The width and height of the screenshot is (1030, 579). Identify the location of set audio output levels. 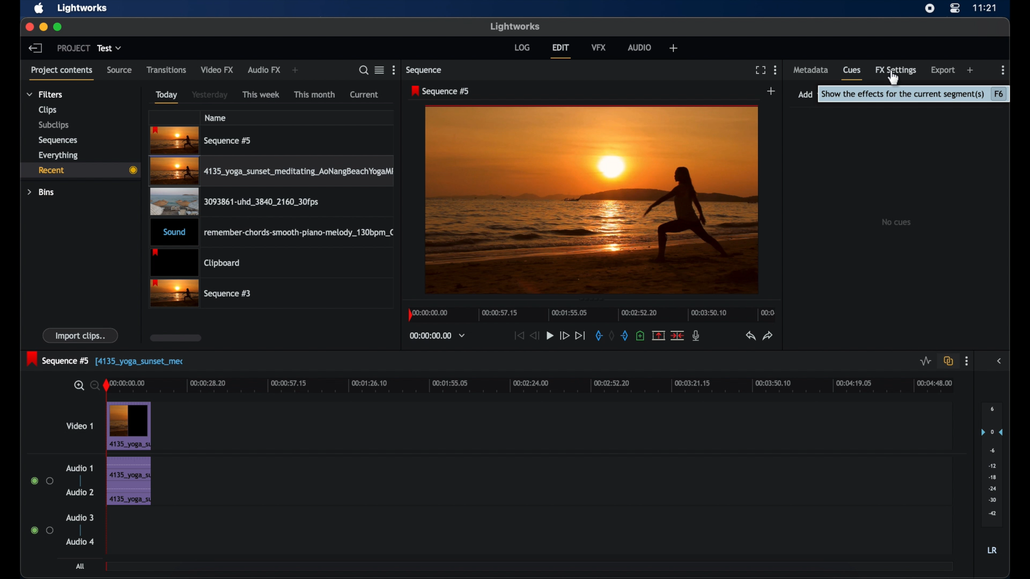
(992, 463).